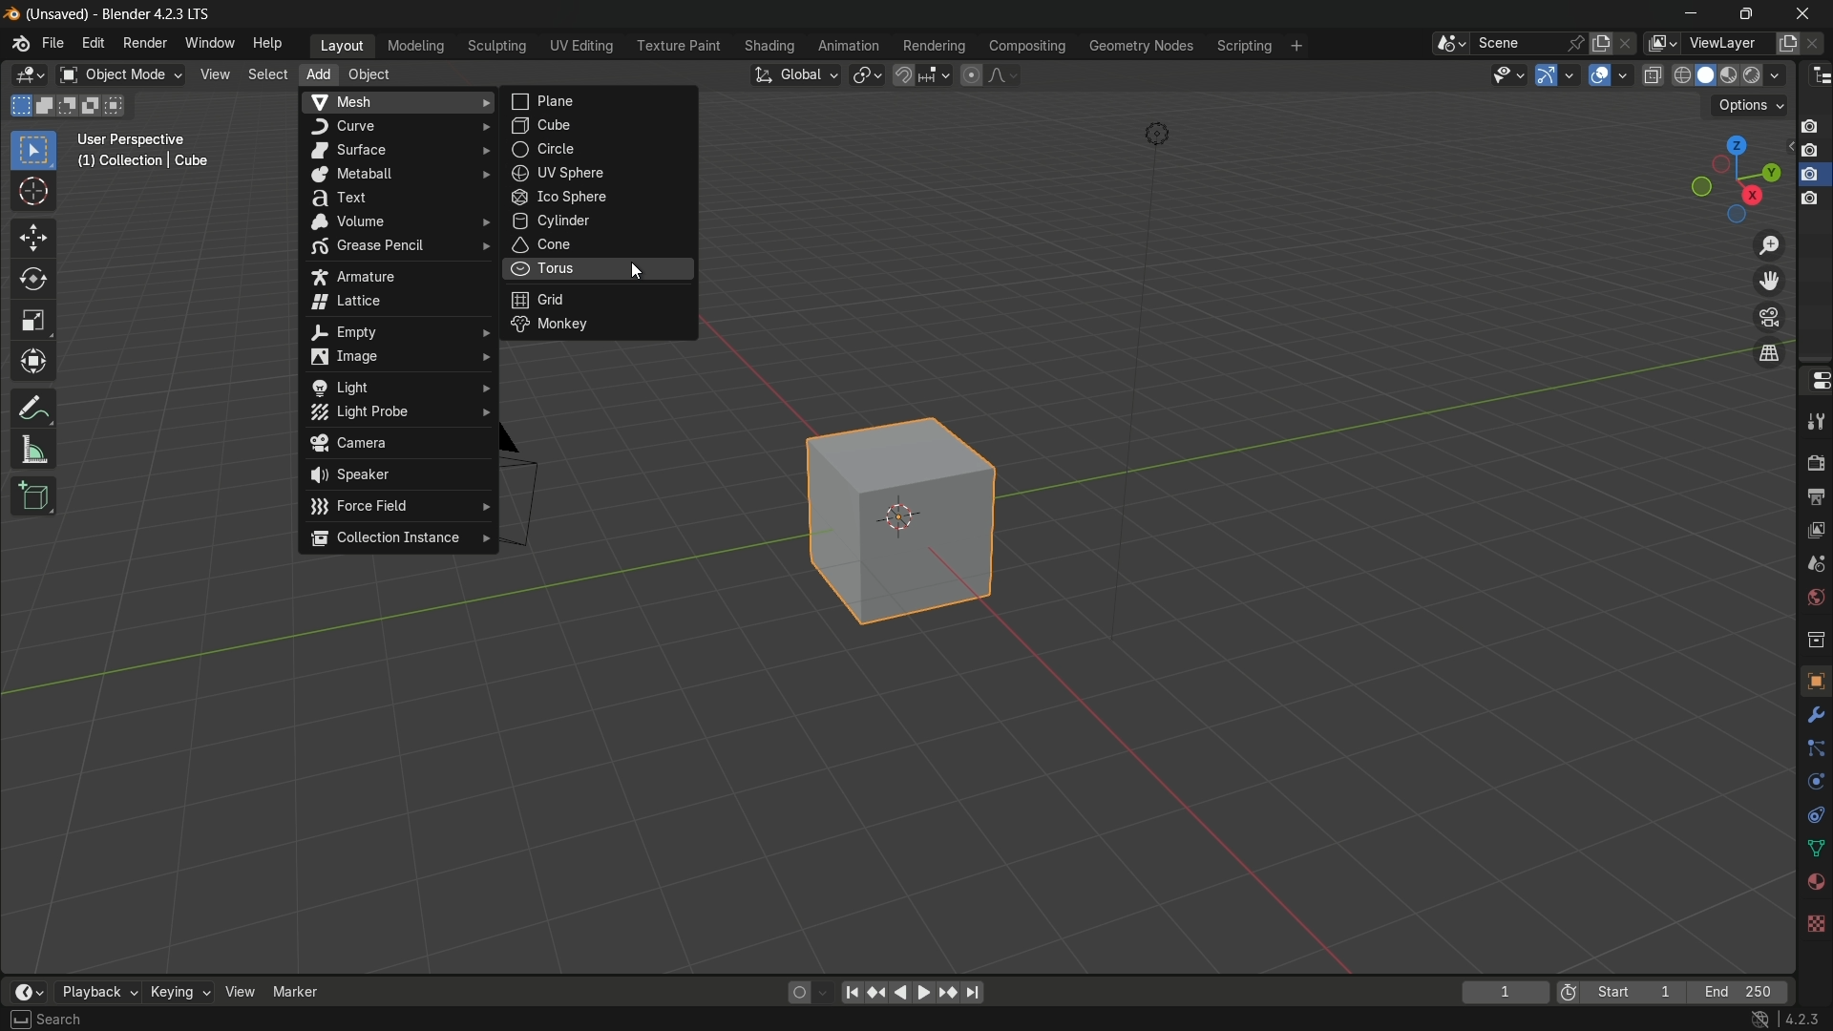 The width and height of the screenshot is (1833, 1031). What do you see at coordinates (270, 44) in the screenshot?
I see `help menu` at bounding box center [270, 44].